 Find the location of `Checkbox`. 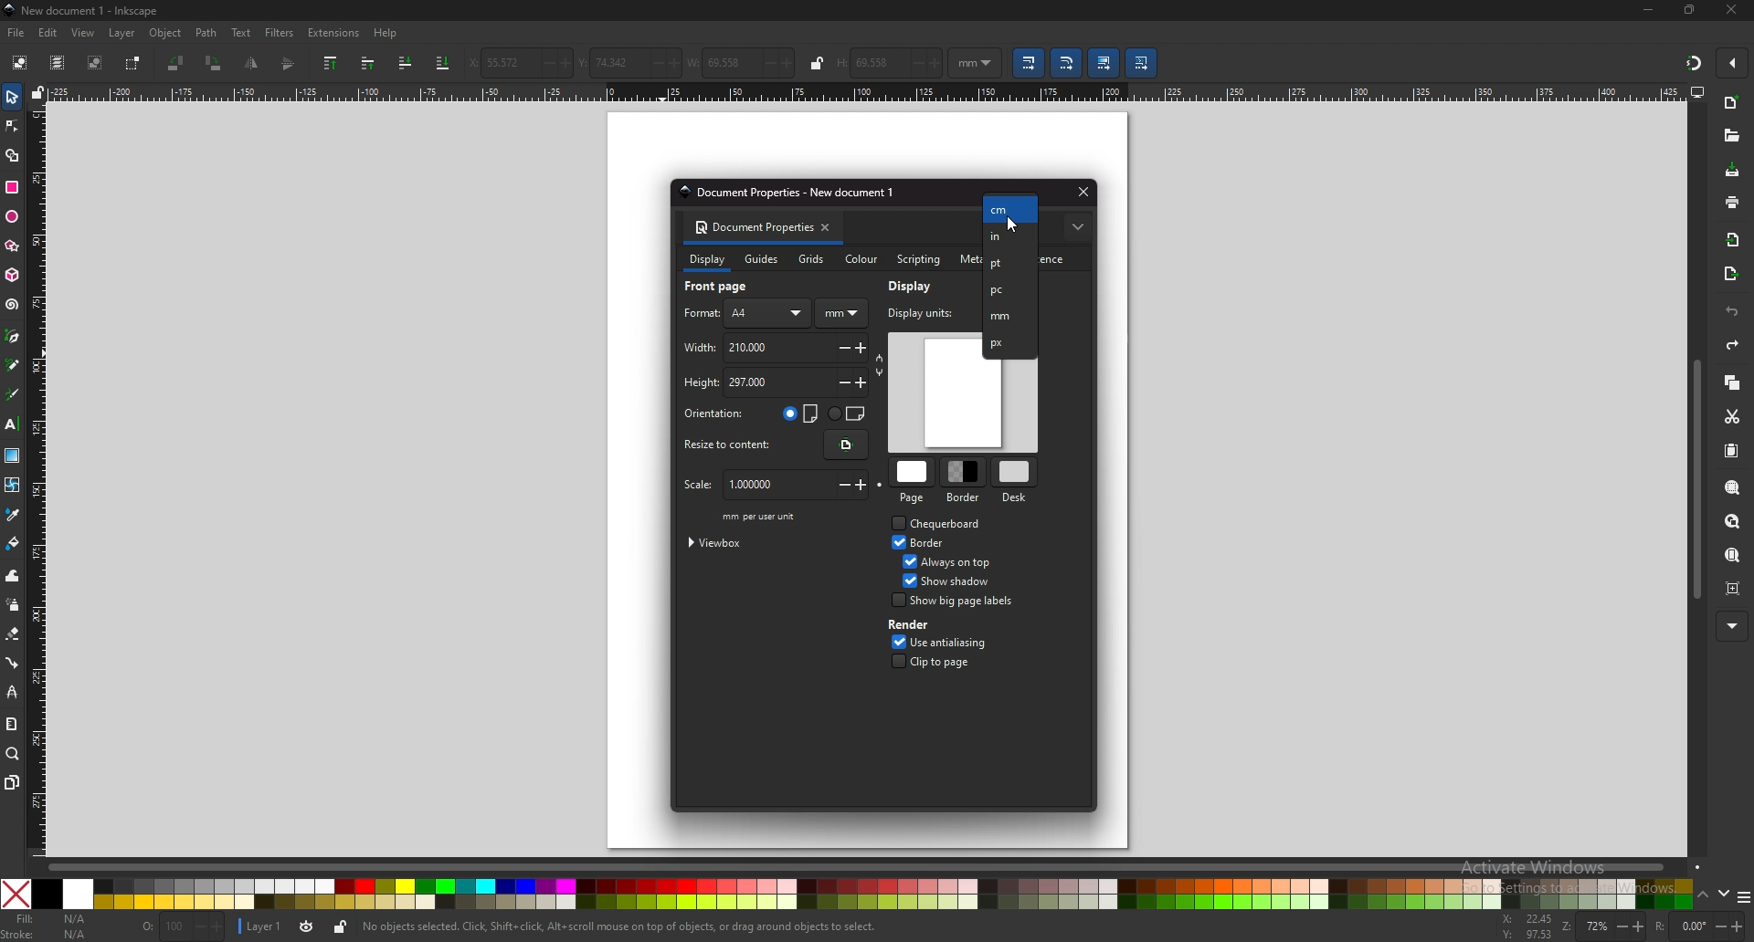

Checkbox is located at coordinates (893, 541).